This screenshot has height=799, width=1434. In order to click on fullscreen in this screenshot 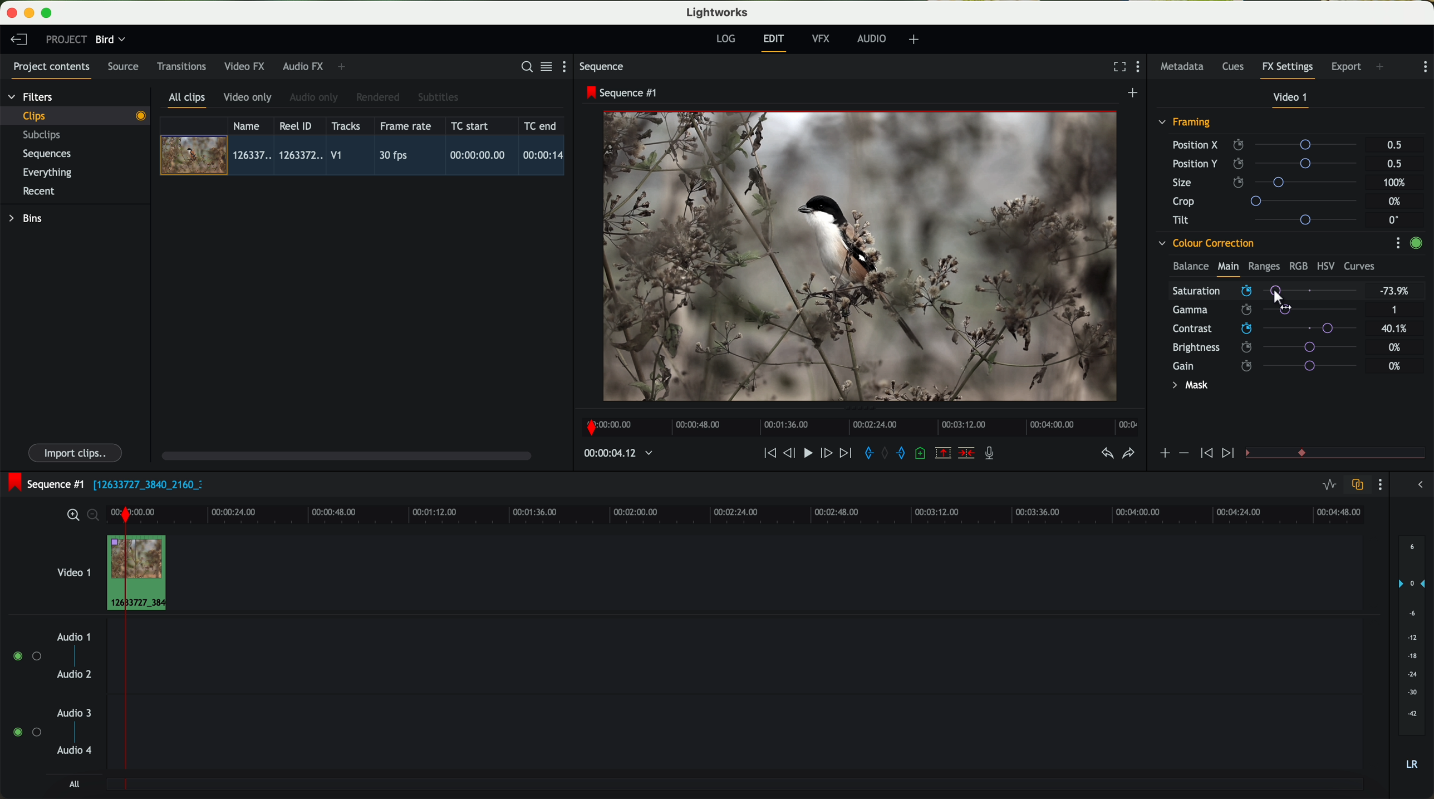, I will do `click(1117, 66)`.